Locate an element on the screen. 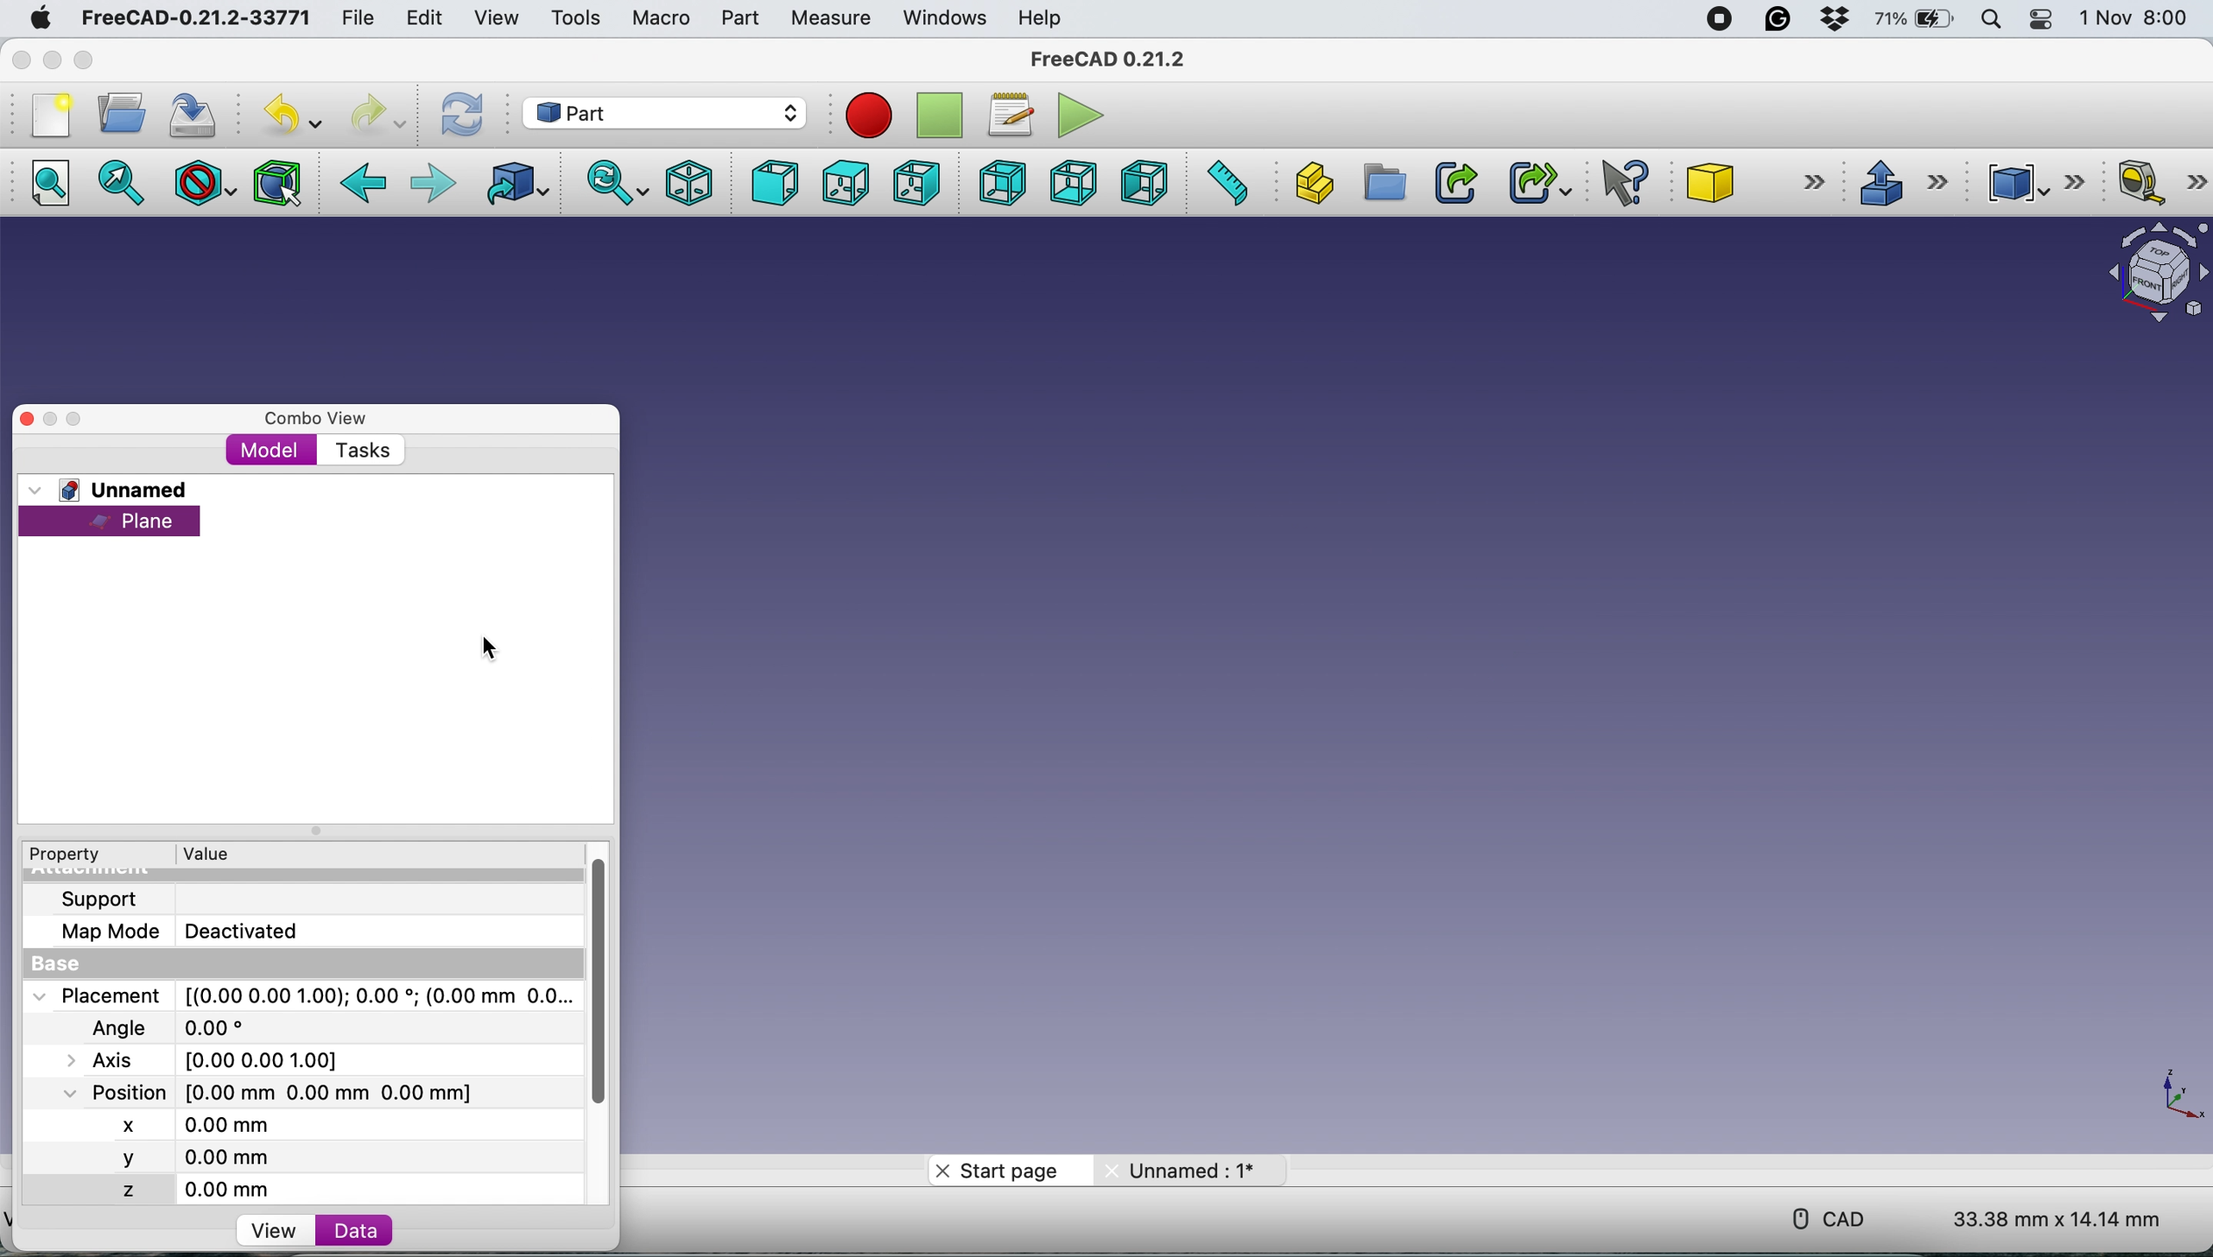 The width and height of the screenshot is (2213, 1257). FreeCAD 0.21.2 is located at coordinates (1117, 60).